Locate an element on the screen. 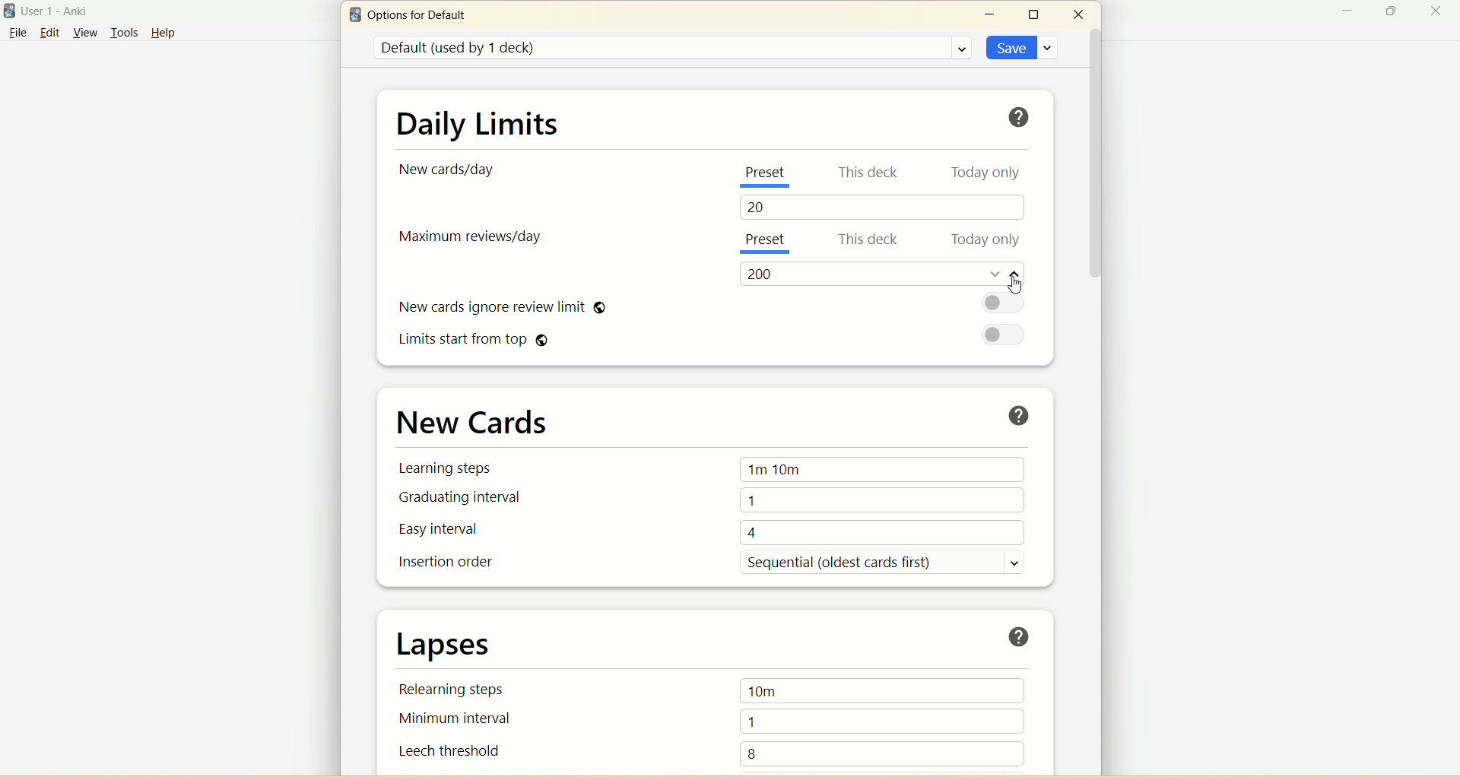  help is located at coordinates (1020, 412).